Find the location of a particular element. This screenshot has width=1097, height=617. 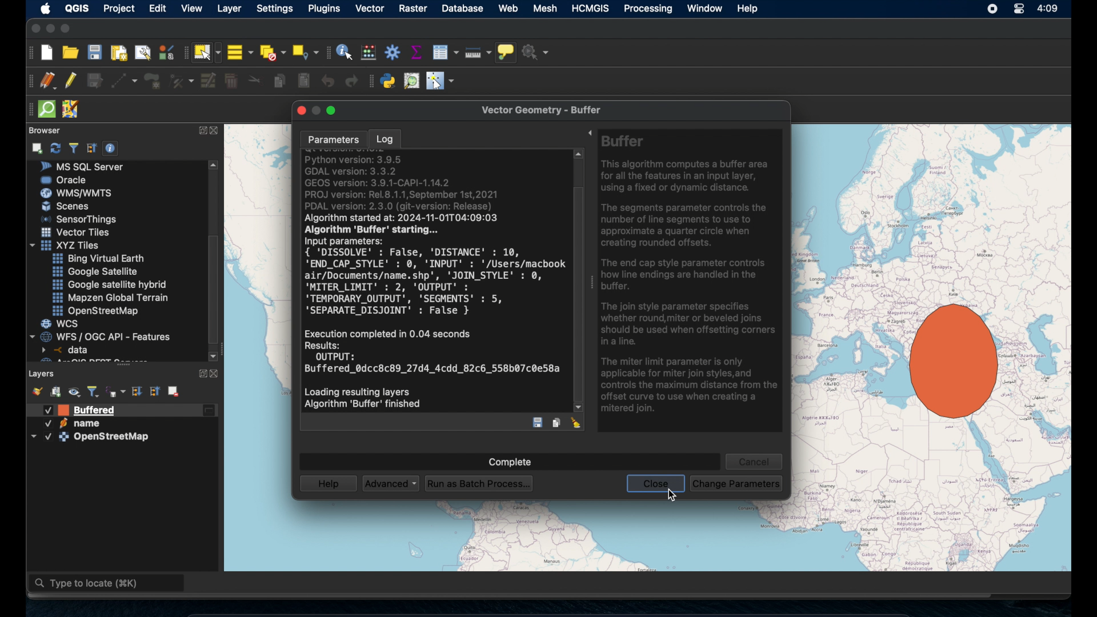

mapzen global terrain is located at coordinates (111, 297).